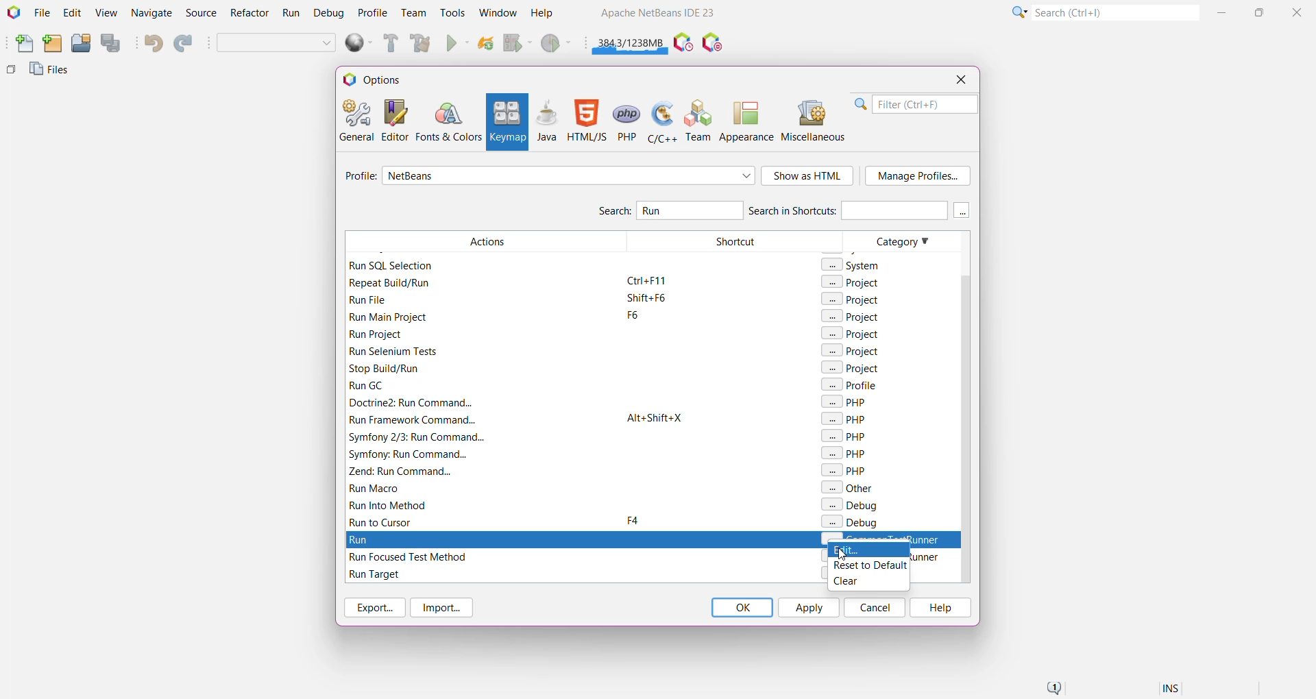 The image size is (1316, 699). What do you see at coordinates (378, 79) in the screenshot?
I see `Options` at bounding box center [378, 79].